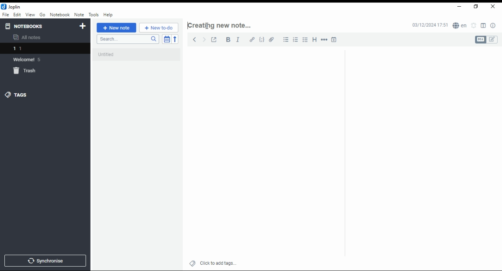  What do you see at coordinates (493, 6) in the screenshot?
I see `close ` at bounding box center [493, 6].